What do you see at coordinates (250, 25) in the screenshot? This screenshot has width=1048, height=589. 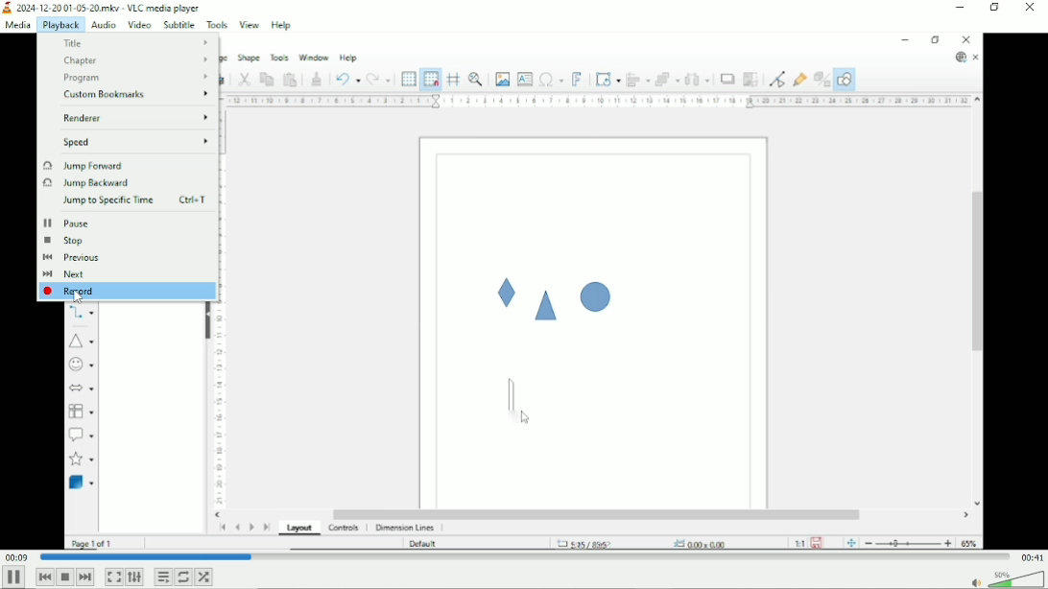 I see `View` at bounding box center [250, 25].